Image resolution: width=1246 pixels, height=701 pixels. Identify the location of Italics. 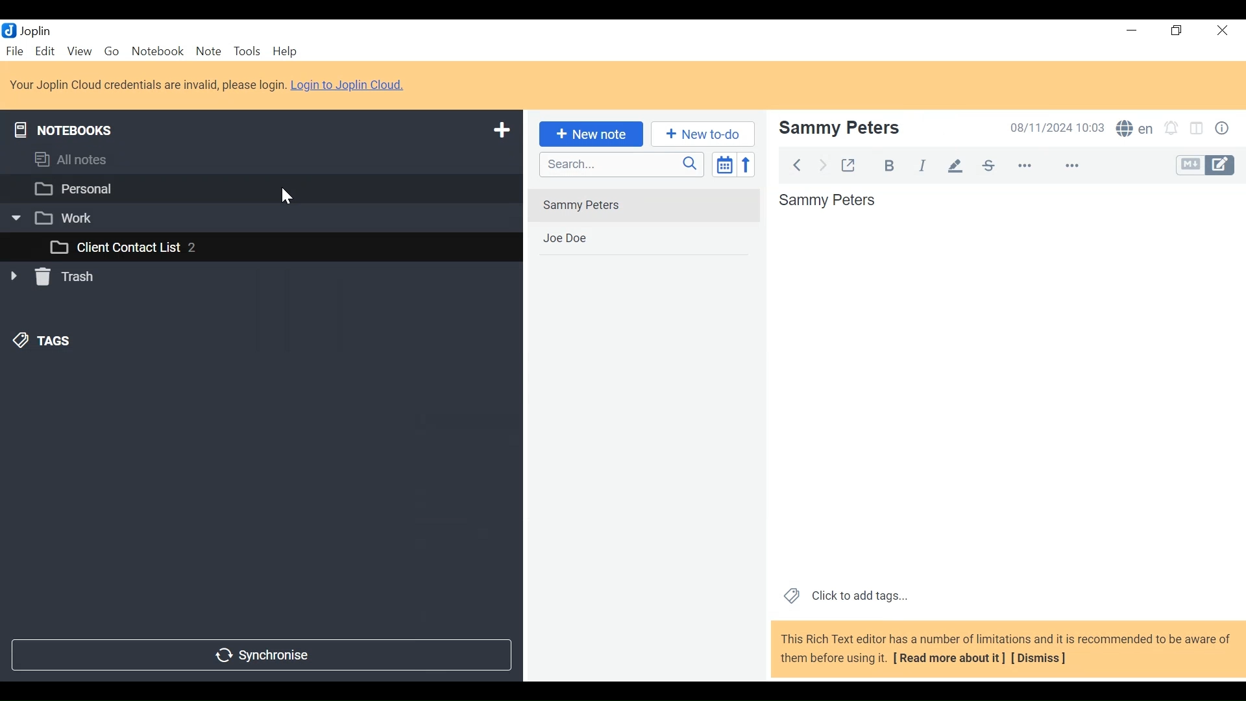
(925, 164).